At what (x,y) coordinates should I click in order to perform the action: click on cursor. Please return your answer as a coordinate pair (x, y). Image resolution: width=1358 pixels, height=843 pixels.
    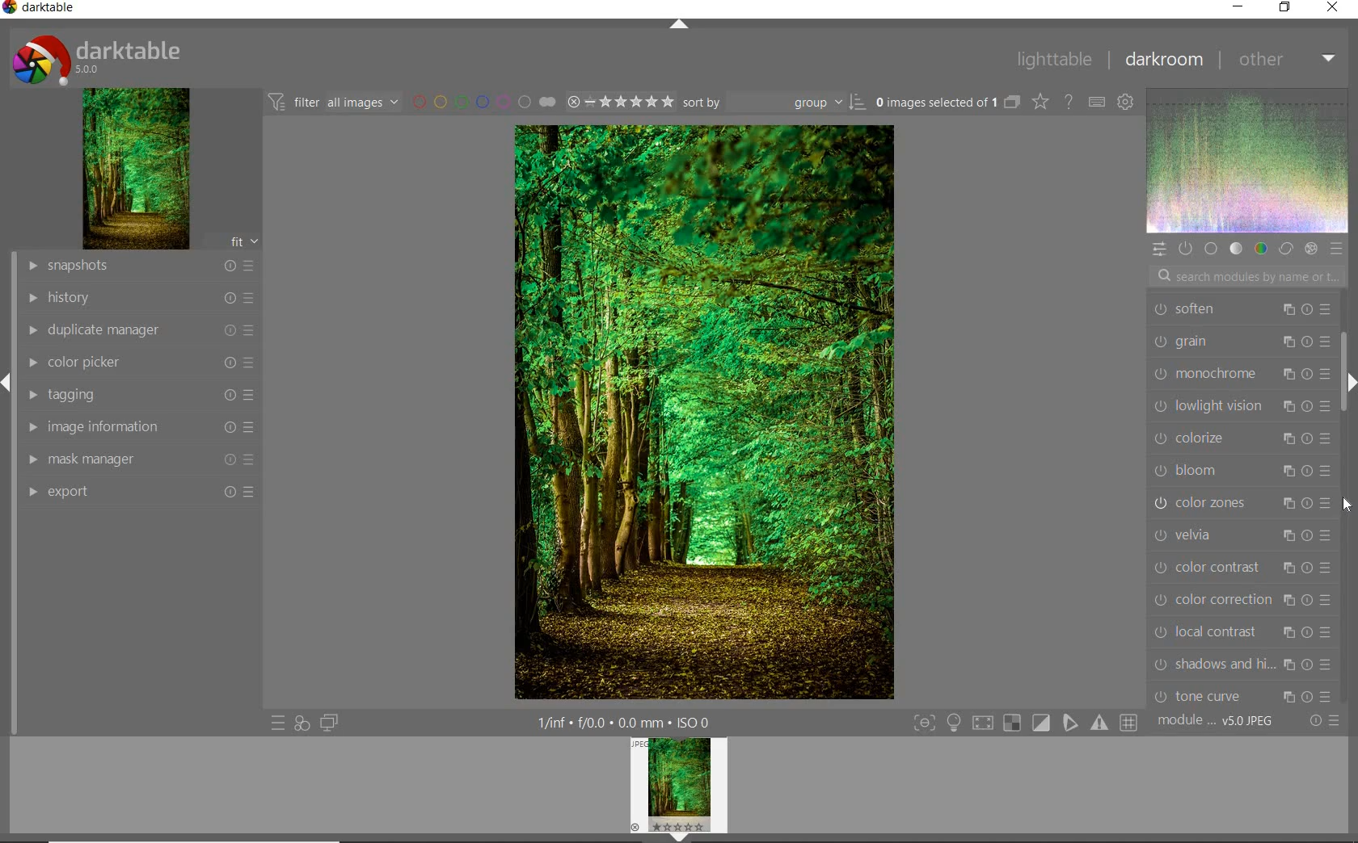
    Looking at the image, I should click on (1348, 505).